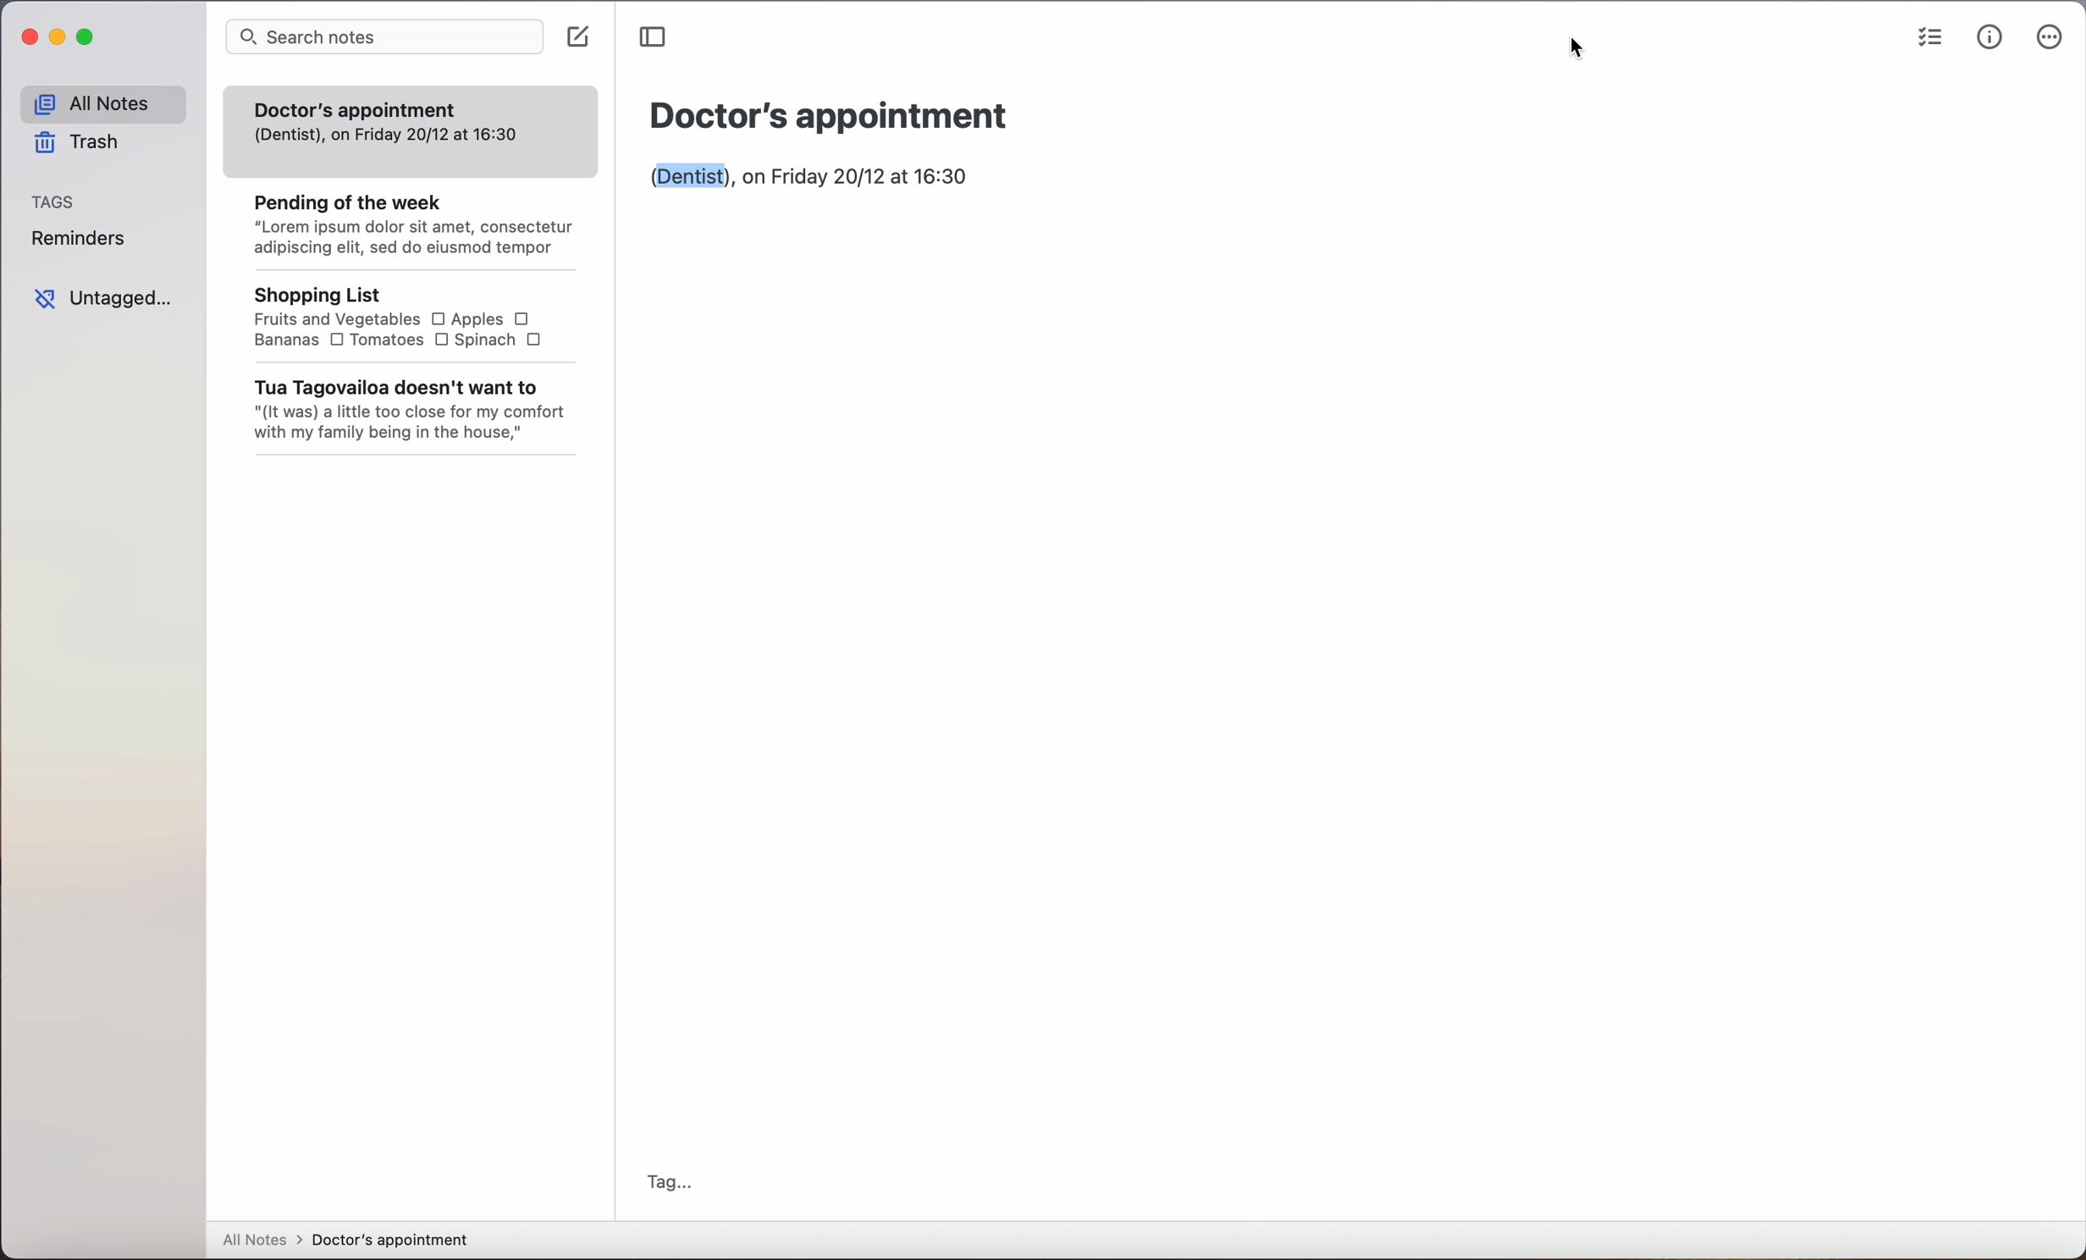  What do you see at coordinates (657, 37) in the screenshot?
I see `toggle sidebar` at bounding box center [657, 37].